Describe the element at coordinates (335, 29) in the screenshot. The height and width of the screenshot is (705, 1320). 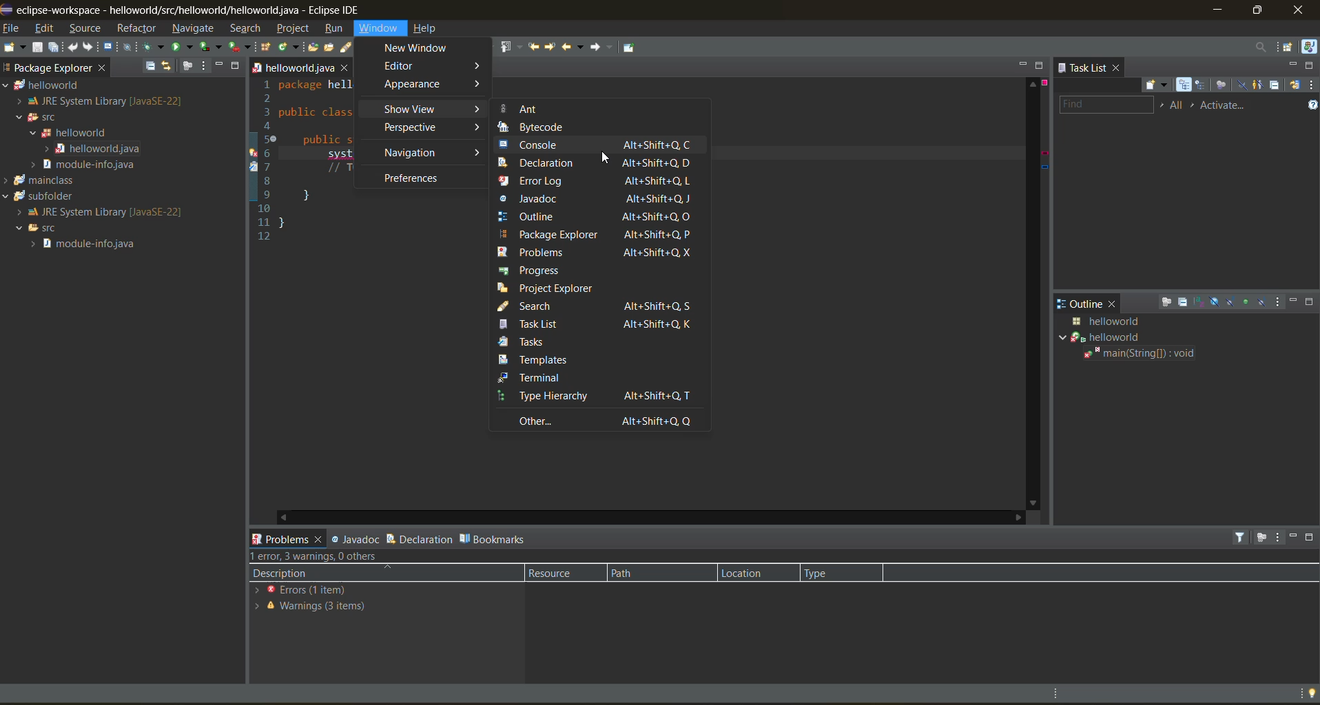
I see `run` at that location.